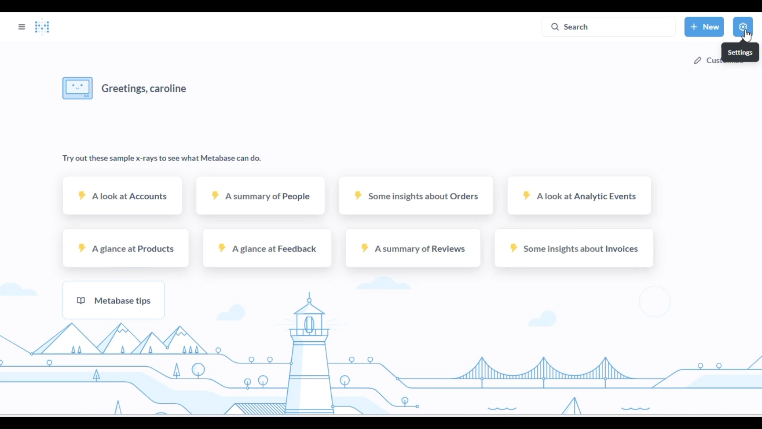  What do you see at coordinates (22, 27) in the screenshot?
I see `open sidebar` at bounding box center [22, 27].